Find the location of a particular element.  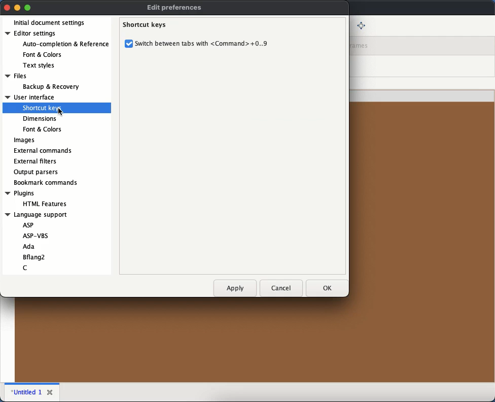

bookmark commands is located at coordinates (46, 182).